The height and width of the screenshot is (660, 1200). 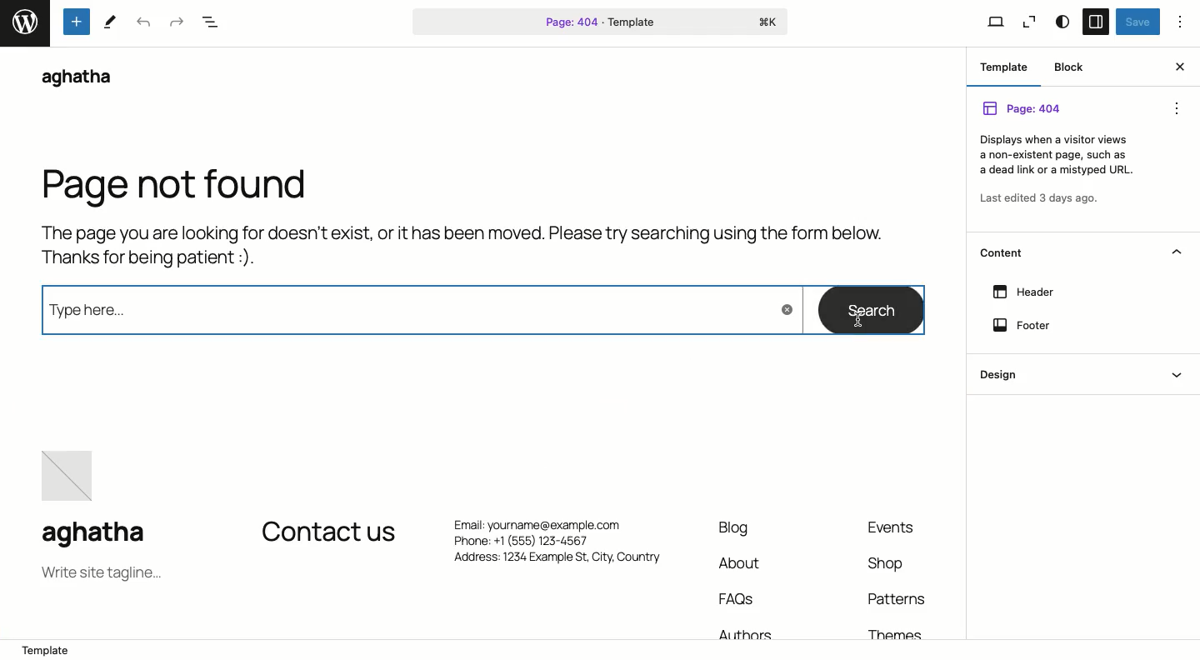 I want to click on Undo, so click(x=142, y=22).